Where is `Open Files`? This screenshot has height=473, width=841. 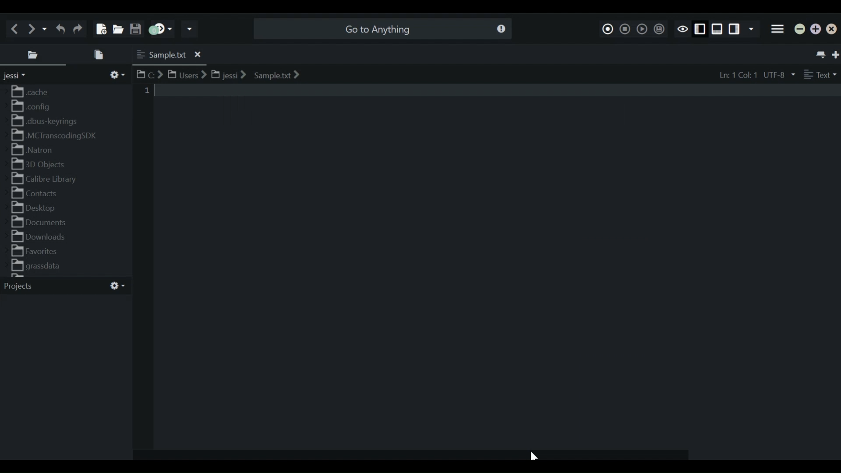
Open Files is located at coordinates (102, 55).